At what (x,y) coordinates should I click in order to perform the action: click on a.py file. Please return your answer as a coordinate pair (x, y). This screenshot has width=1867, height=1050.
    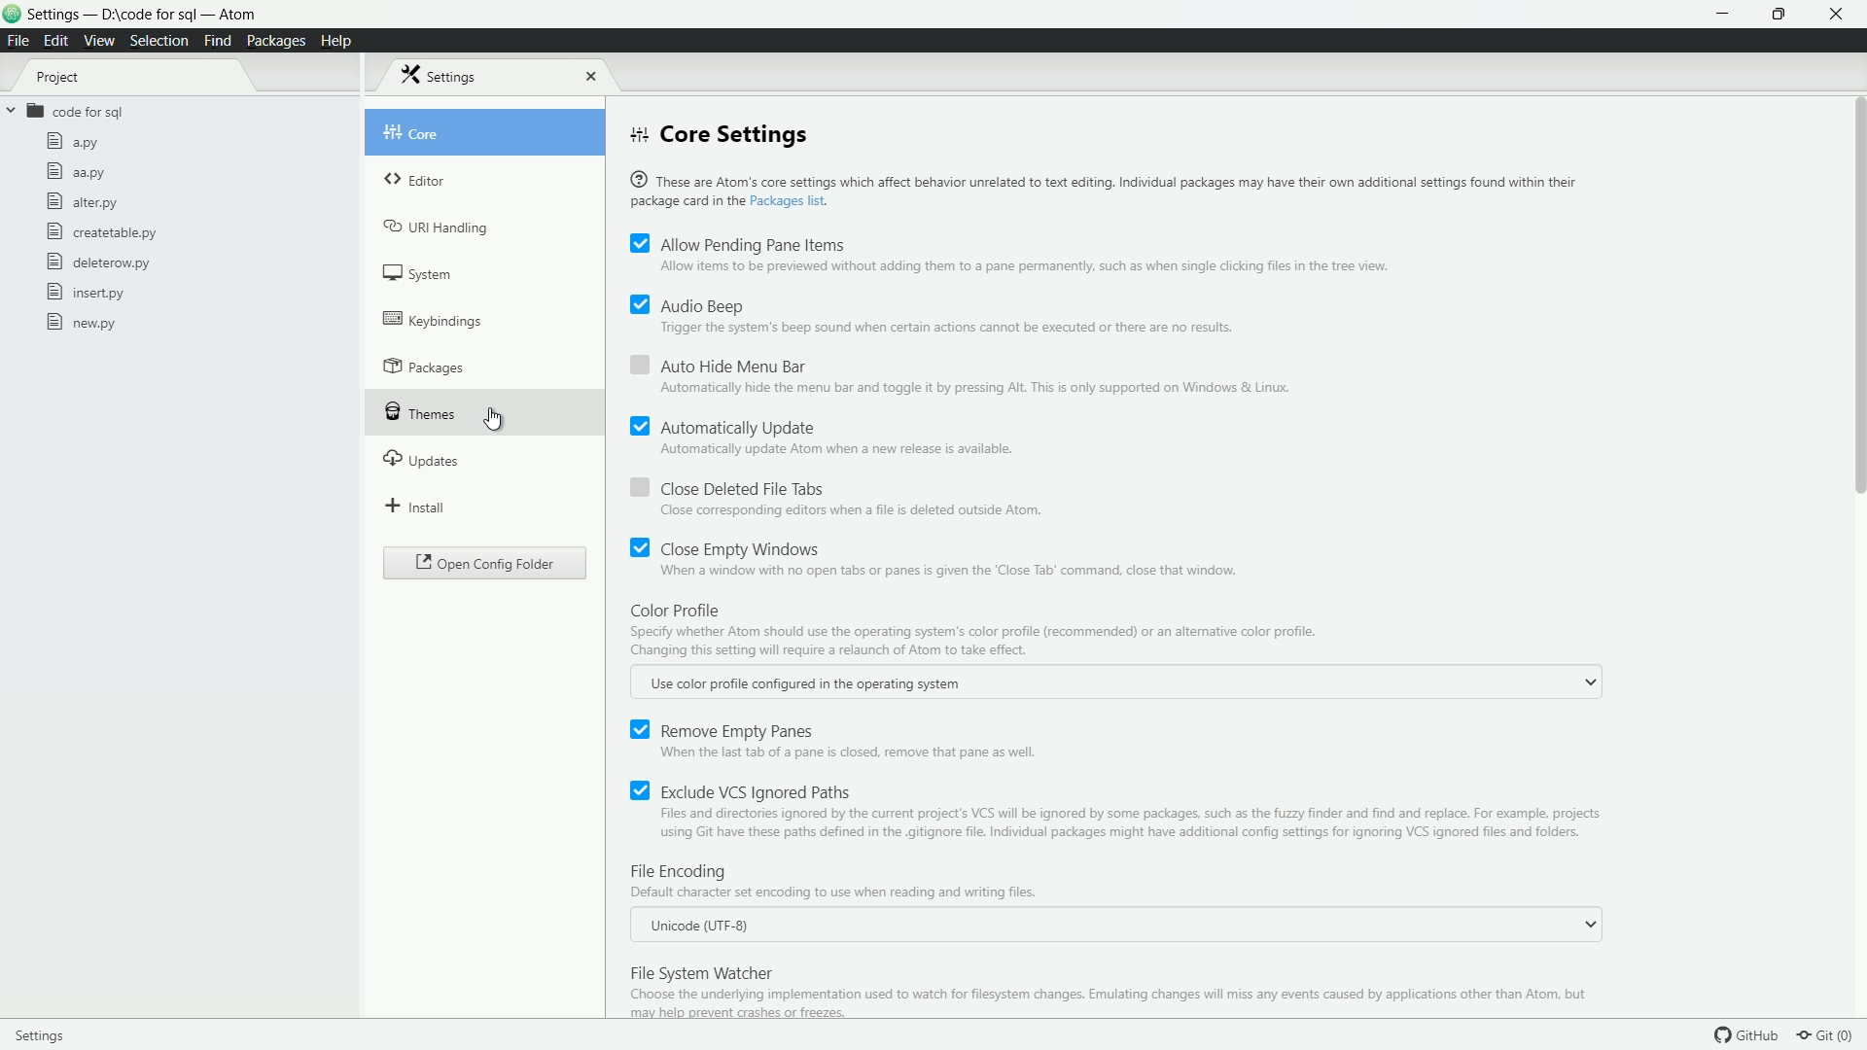
    Looking at the image, I should click on (73, 141).